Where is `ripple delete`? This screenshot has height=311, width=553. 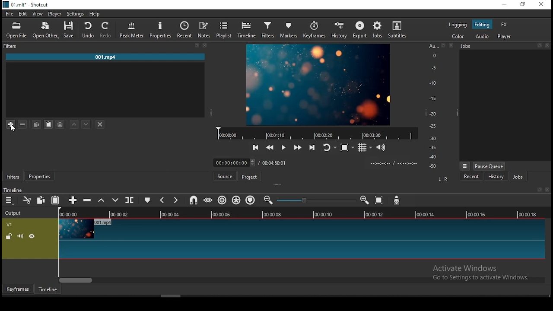 ripple delete is located at coordinates (88, 200).